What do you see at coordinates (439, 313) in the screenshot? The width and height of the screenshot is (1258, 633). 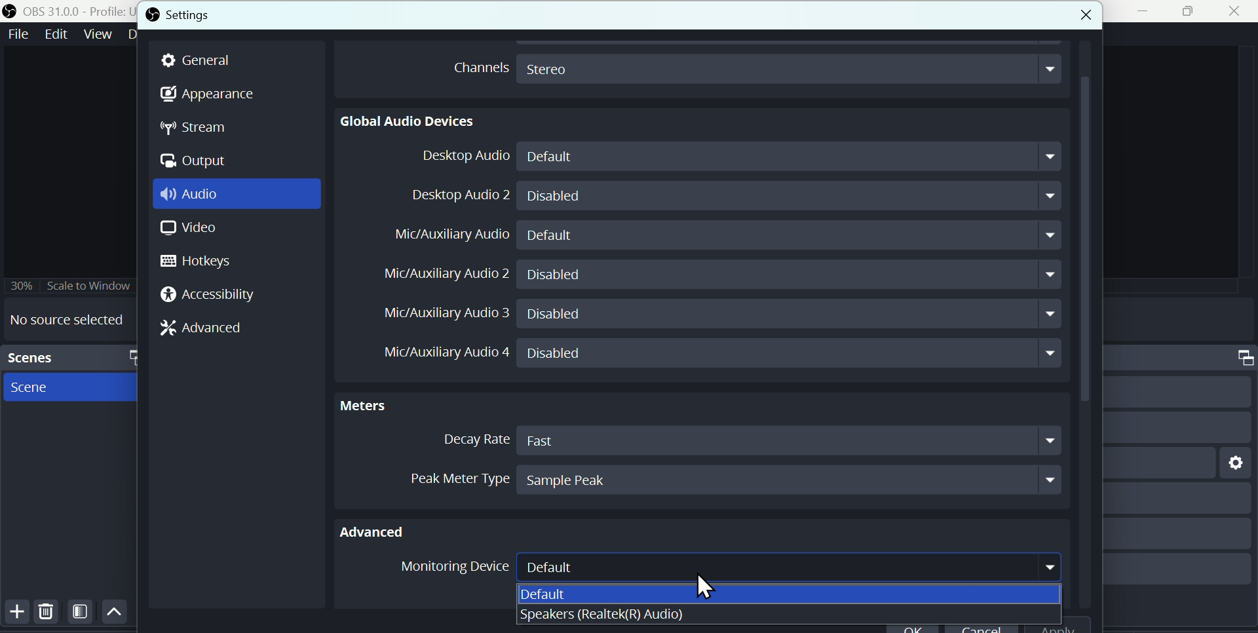 I see `Mic/Auxiliary Audio 3` at bounding box center [439, 313].